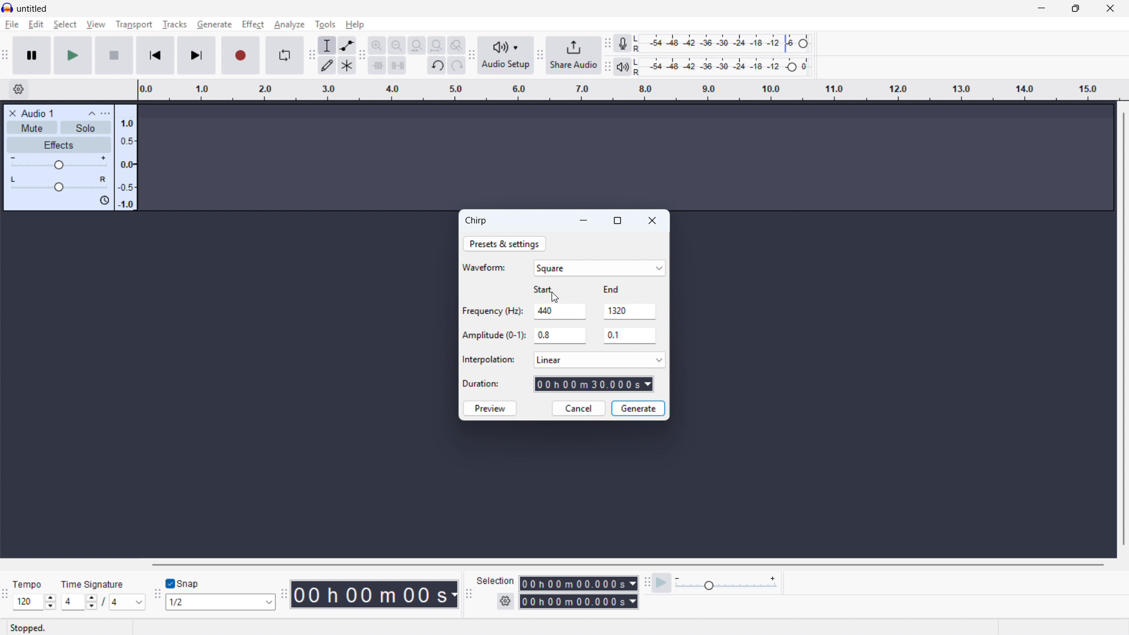  What do you see at coordinates (36, 25) in the screenshot?
I see `Edit ` at bounding box center [36, 25].